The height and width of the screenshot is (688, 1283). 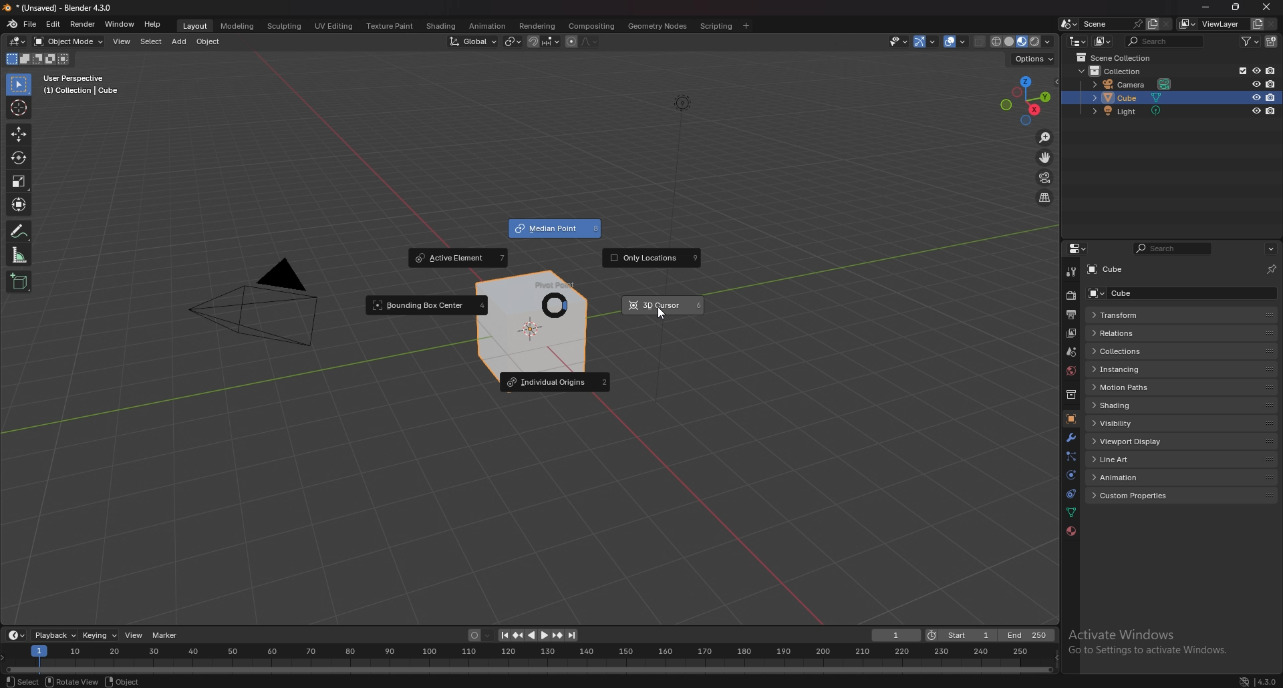 I want to click on collection, so click(x=1111, y=71).